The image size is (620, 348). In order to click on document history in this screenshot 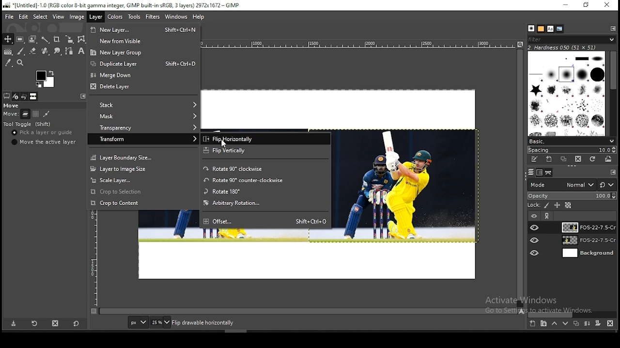, I will do `click(560, 29)`.